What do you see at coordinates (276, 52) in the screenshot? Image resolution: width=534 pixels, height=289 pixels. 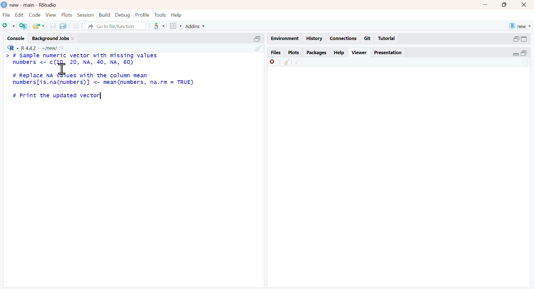 I see `files` at bounding box center [276, 52].